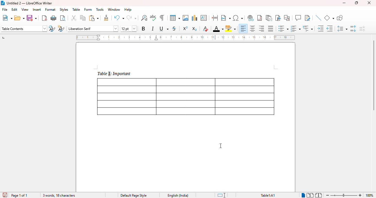 The width and height of the screenshot is (376, 198). What do you see at coordinates (206, 29) in the screenshot?
I see `clear direct formatting` at bounding box center [206, 29].